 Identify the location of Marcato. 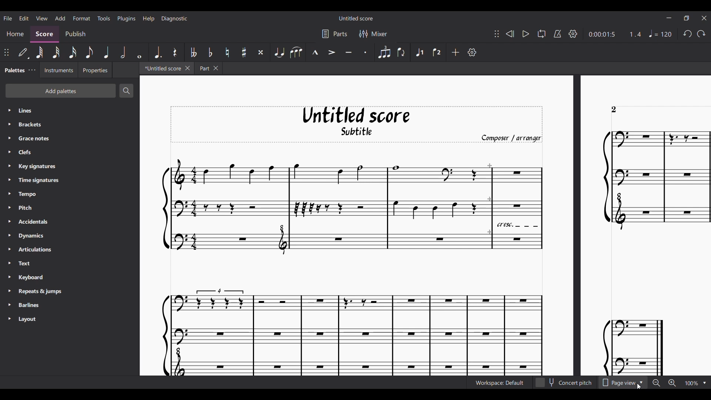
(315, 52).